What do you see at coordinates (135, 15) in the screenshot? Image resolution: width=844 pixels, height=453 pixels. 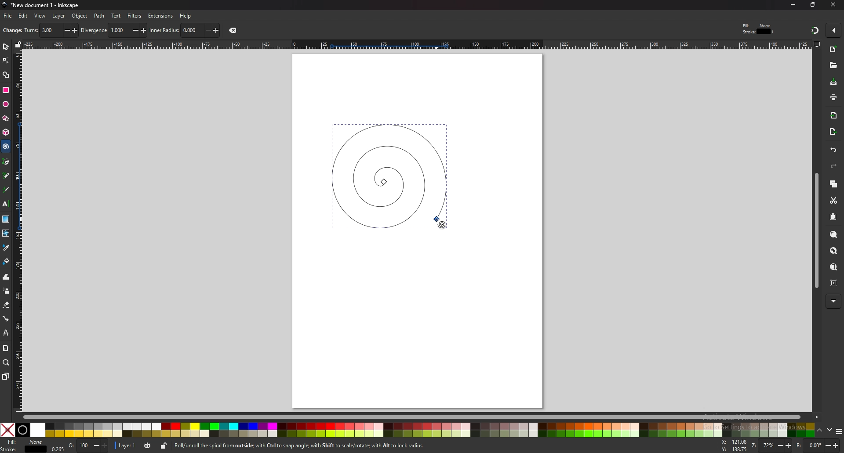 I see `filters` at bounding box center [135, 15].